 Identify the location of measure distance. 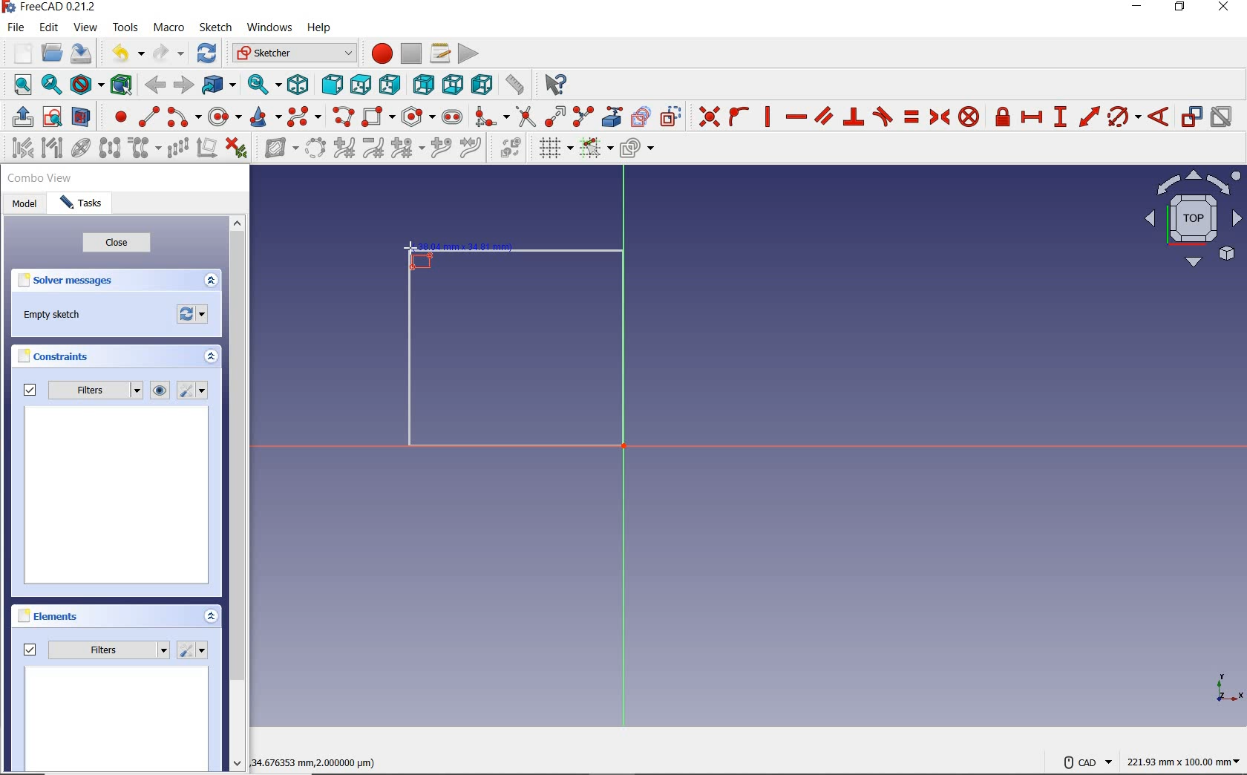
(514, 85).